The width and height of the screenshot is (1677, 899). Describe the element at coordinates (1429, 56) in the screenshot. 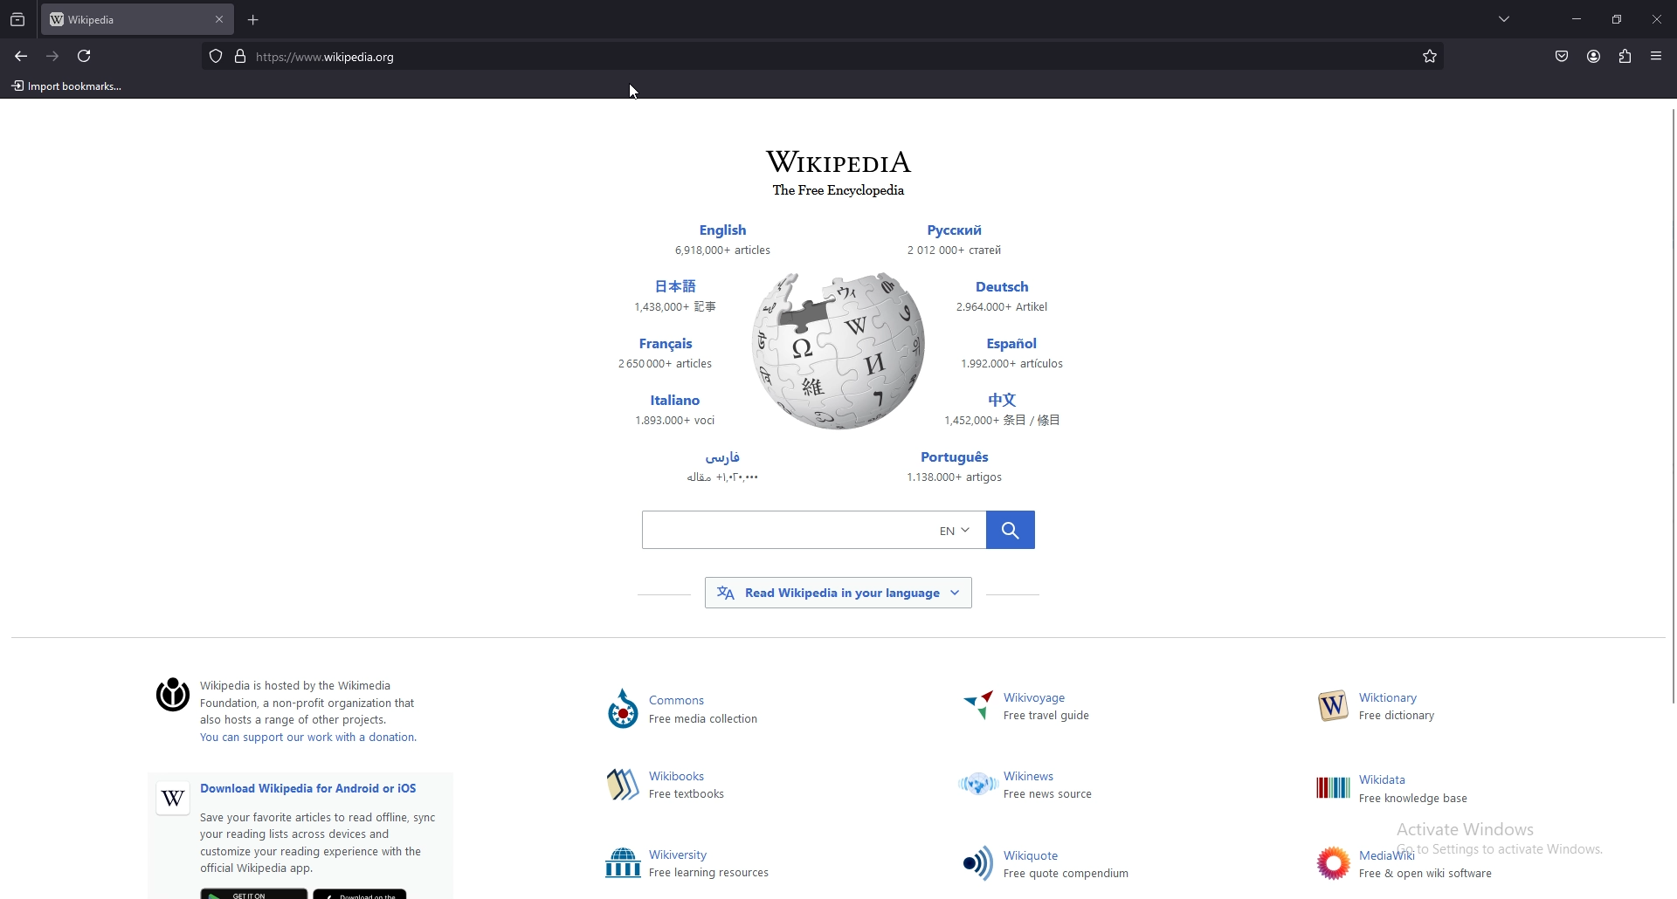

I see `bookmarks` at that location.